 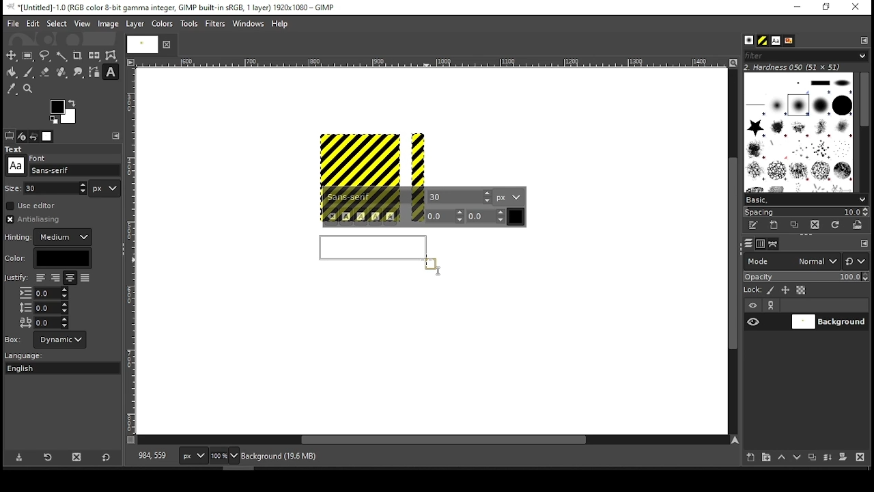 I want to click on restore, so click(x=828, y=8).